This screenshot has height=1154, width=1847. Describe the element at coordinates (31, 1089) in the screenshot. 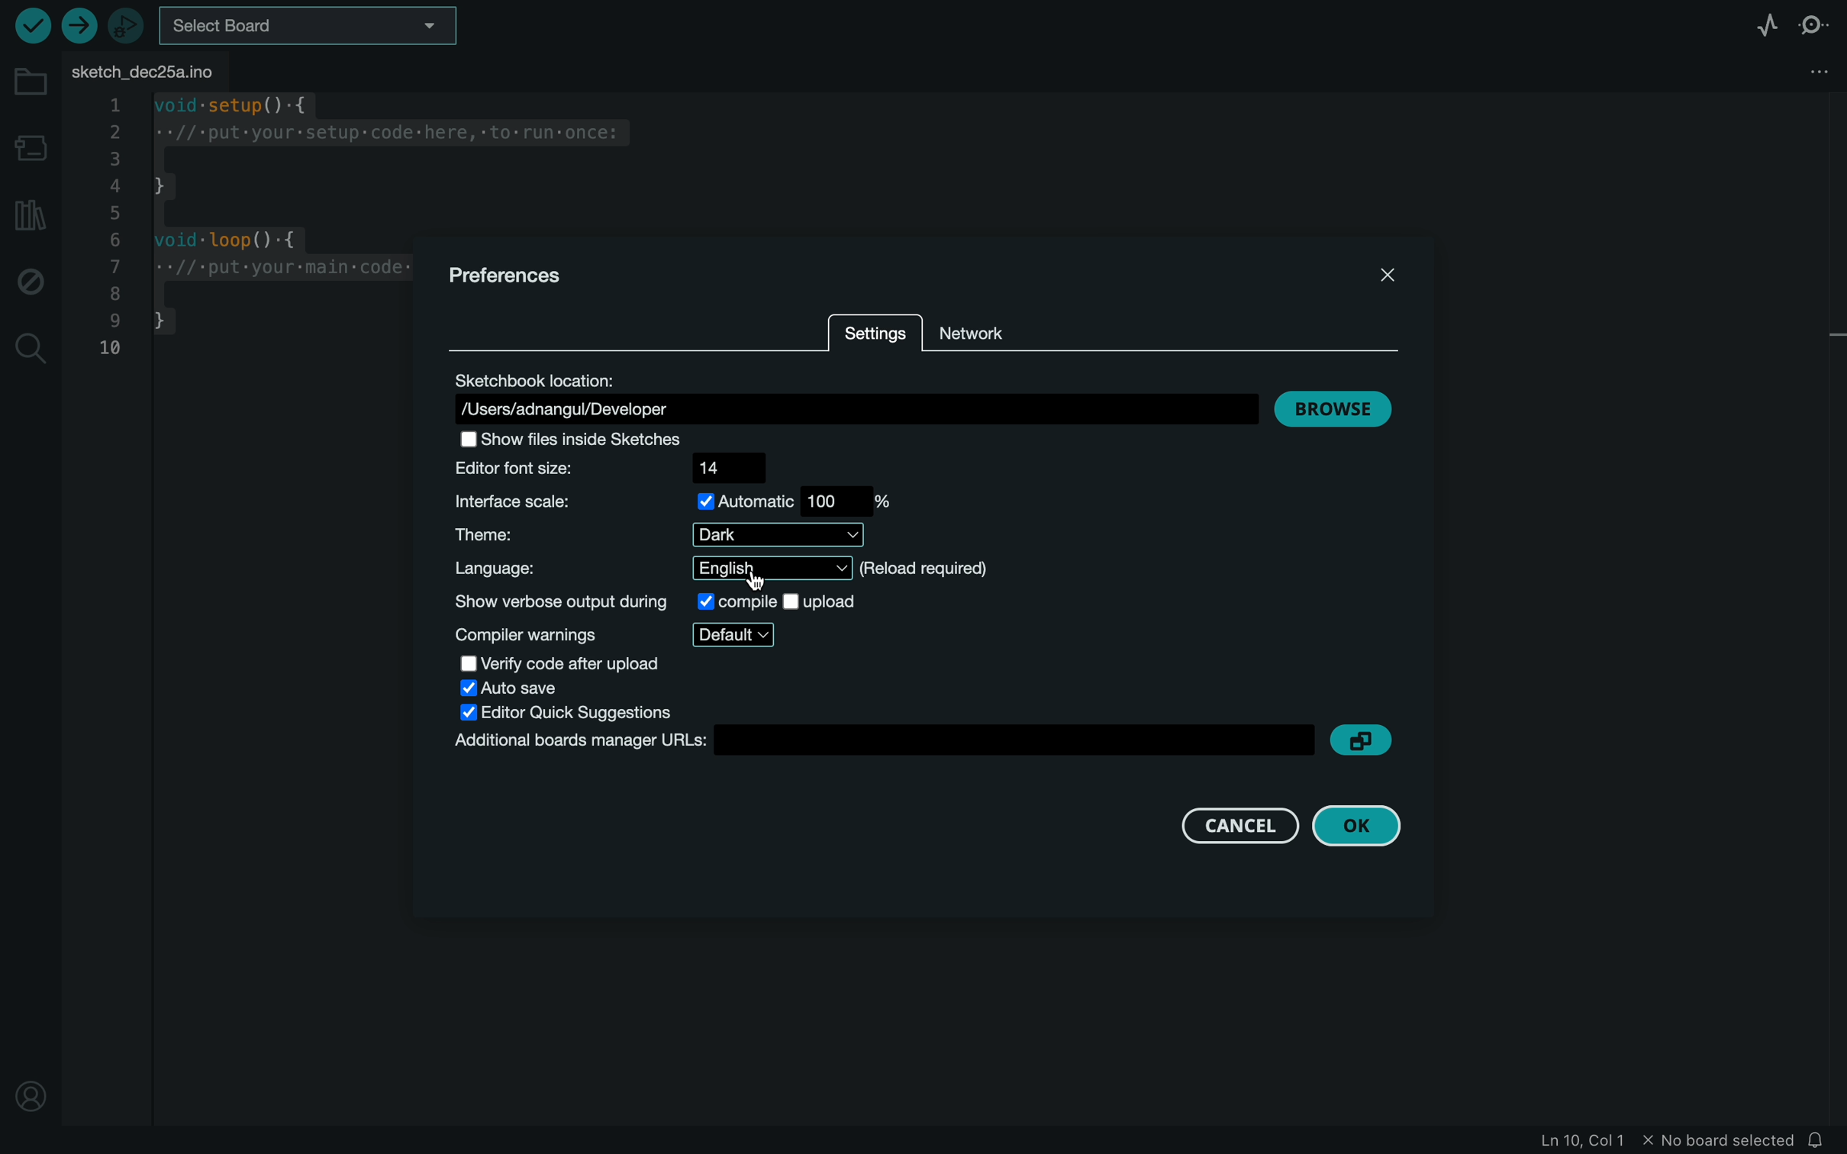

I see `profile` at that location.